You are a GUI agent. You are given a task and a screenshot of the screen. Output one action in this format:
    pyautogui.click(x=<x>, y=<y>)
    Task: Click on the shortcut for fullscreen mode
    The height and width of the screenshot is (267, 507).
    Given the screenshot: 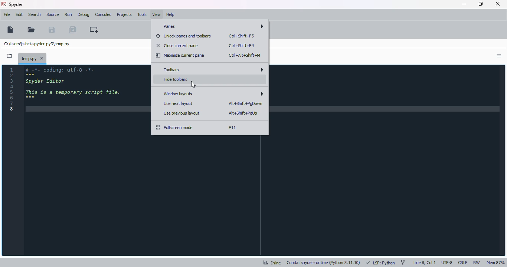 What is the action you would take?
    pyautogui.click(x=232, y=128)
    